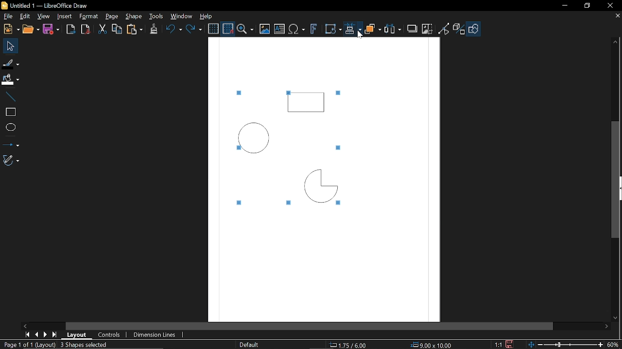  Describe the element at coordinates (35, 334) in the screenshot. I see `Previous page` at that location.